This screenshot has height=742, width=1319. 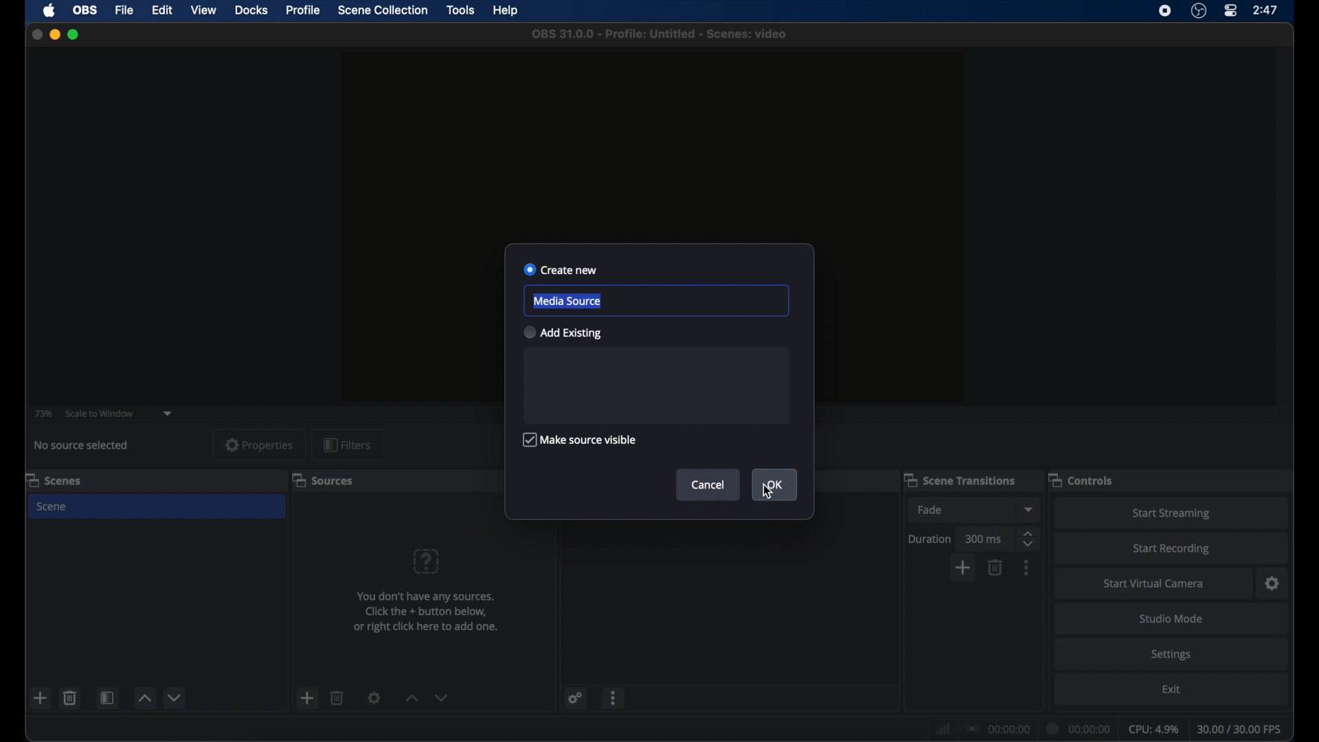 I want to click on fps, so click(x=1239, y=728).